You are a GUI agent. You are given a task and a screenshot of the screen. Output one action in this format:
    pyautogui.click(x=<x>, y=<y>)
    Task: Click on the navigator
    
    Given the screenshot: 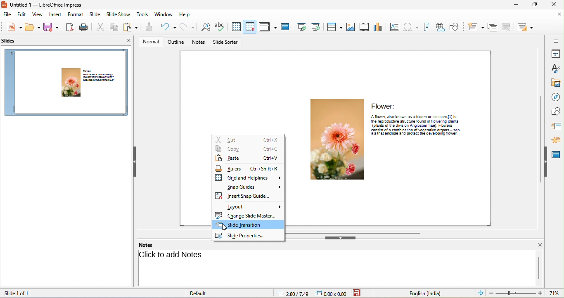 What is the action you would take?
    pyautogui.click(x=557, y=96)
    